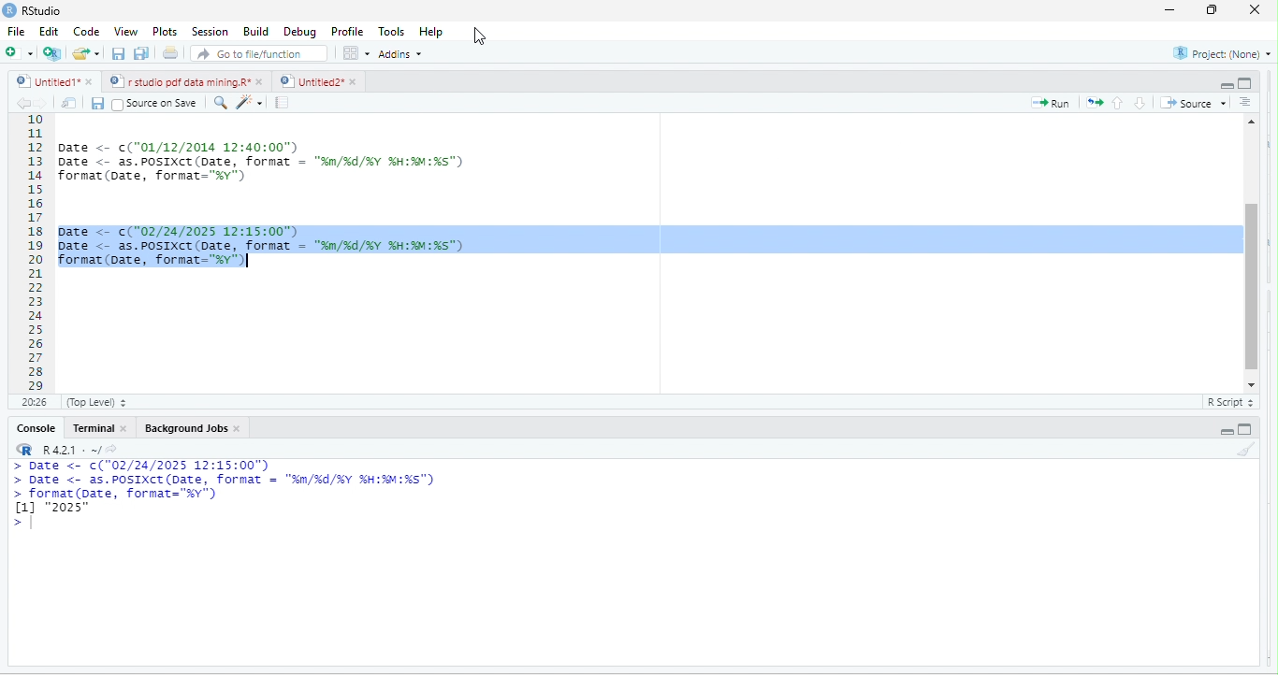  What do you see at coordinates (71, 103) in the screenshot?
I see `show in new window` at bounding box center [71, 103].